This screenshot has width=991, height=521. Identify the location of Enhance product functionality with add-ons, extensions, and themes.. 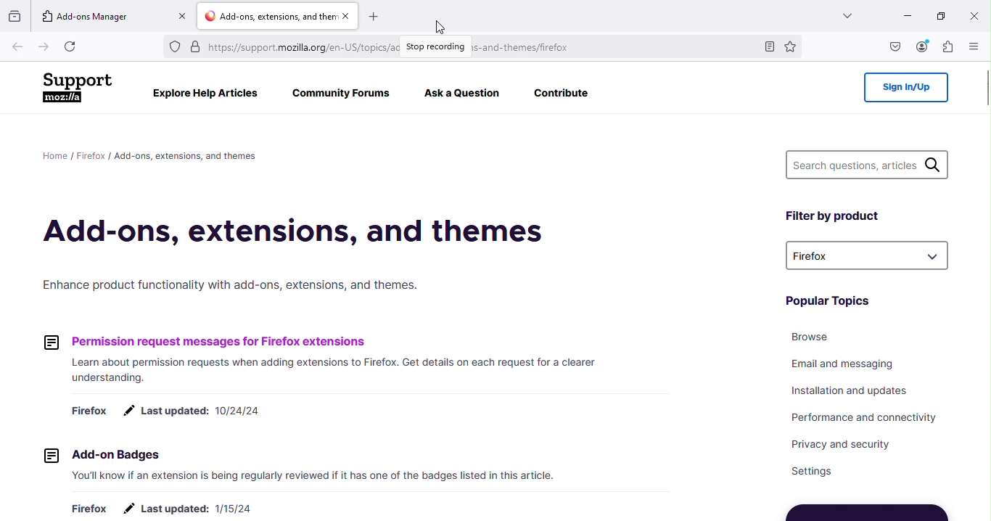
(230, 286).